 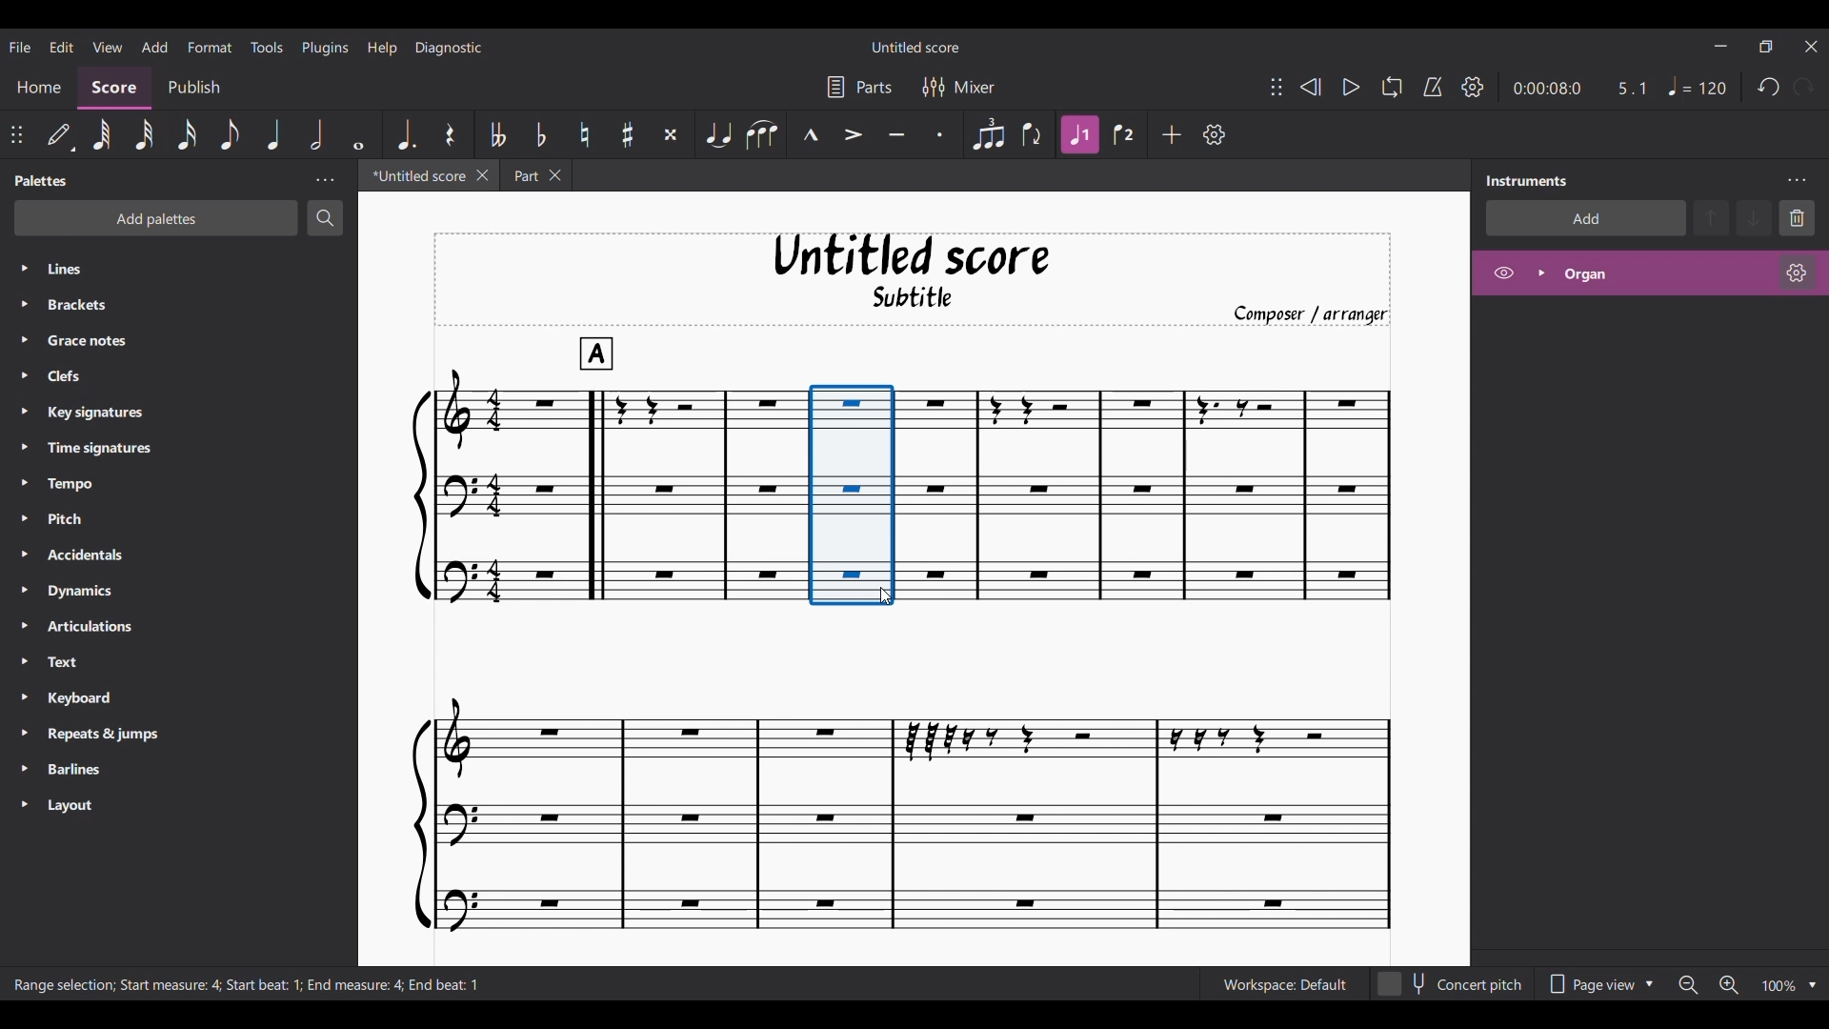 What do you see at coordinates (1711, 217) in the screenshot?
I see `Move up` at bounding box center [1711, 217].